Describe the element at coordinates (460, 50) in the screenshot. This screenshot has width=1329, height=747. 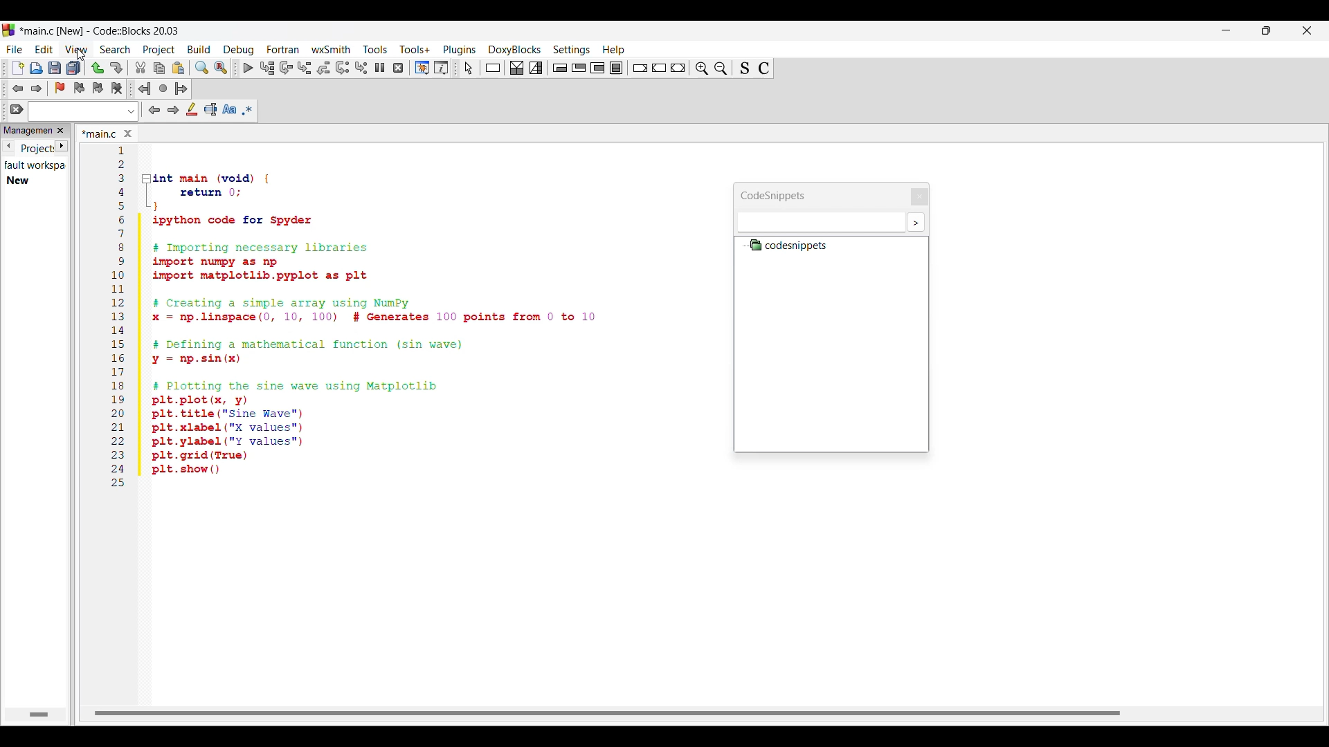
I see `Plugins menu` at that location.